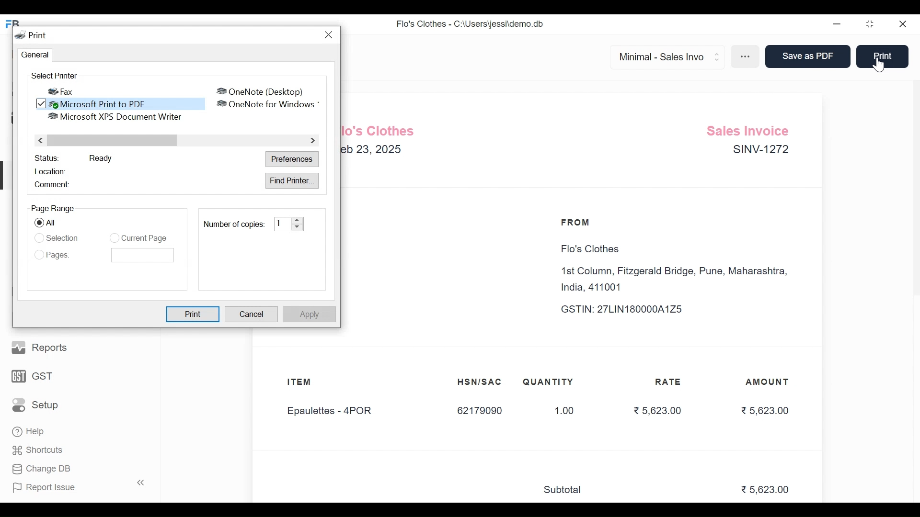  Describe the element at coordinates (480, 382) in the screenshot. I see `HSN/SAC` at that location.